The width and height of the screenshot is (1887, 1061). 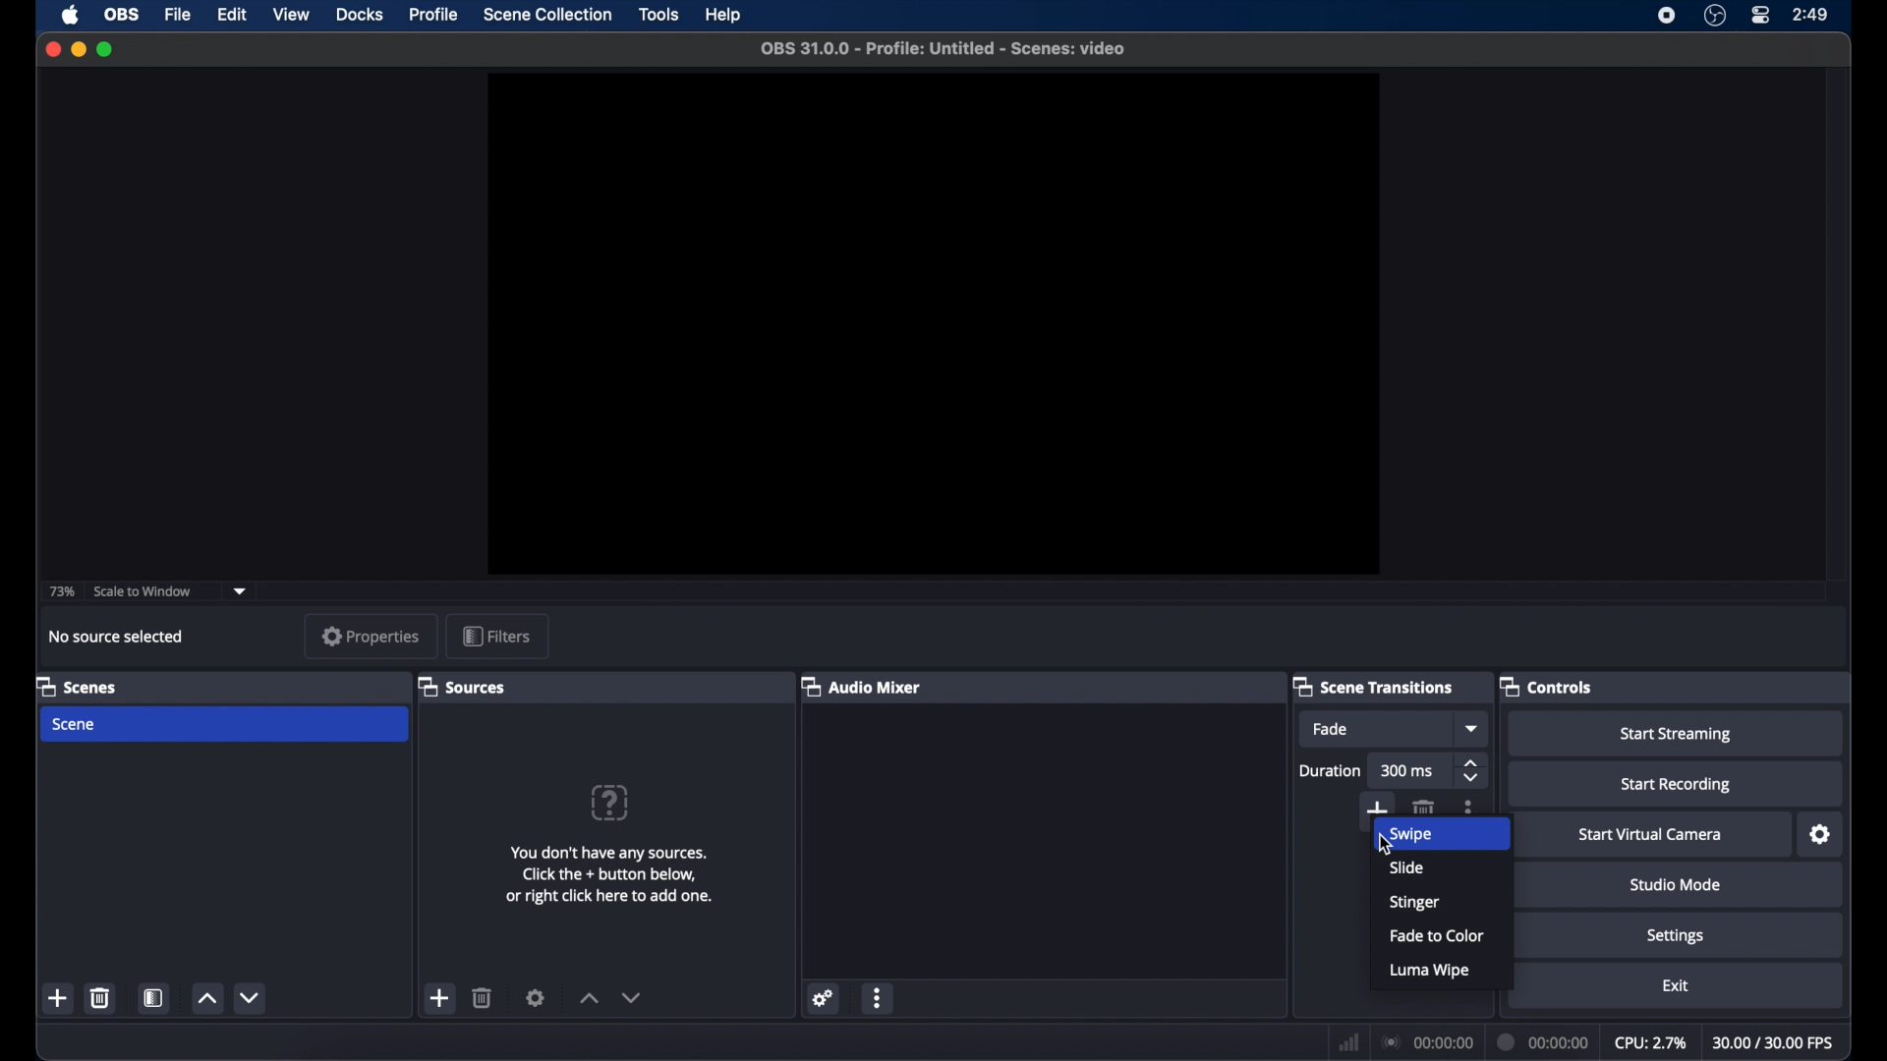 What do you see at coordinates (372, 636) in the screenshot?
I see `properties` at bounding box center [372, 636].